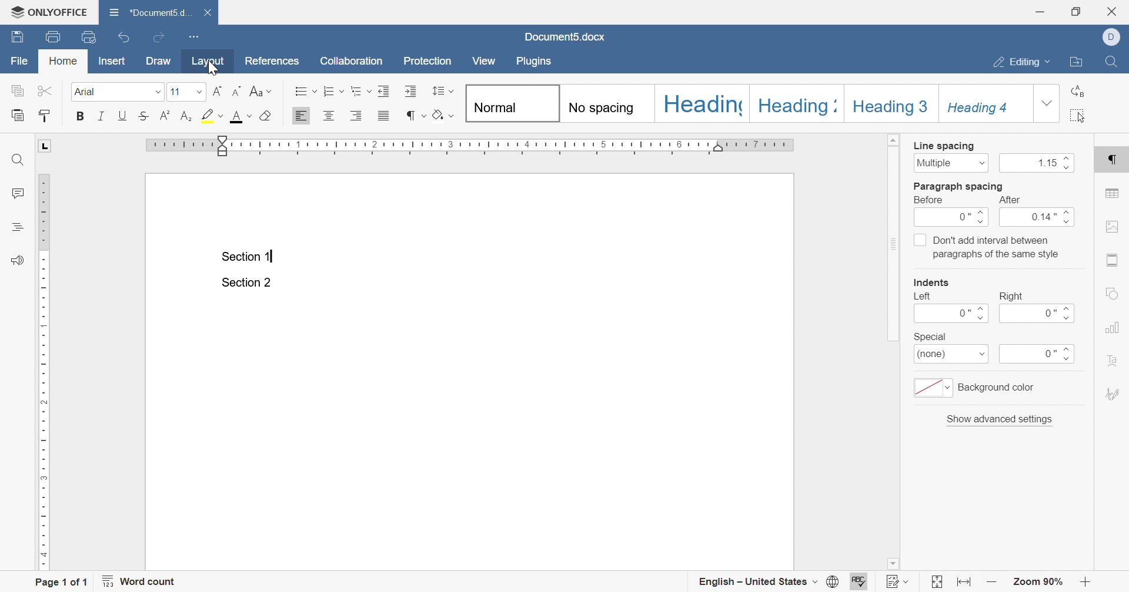 This screenshot has width=1129, height=592. What do you see at coordinates (1021, 64) in the screenshot?
I see `editing` at bounding box center [1021, 64].